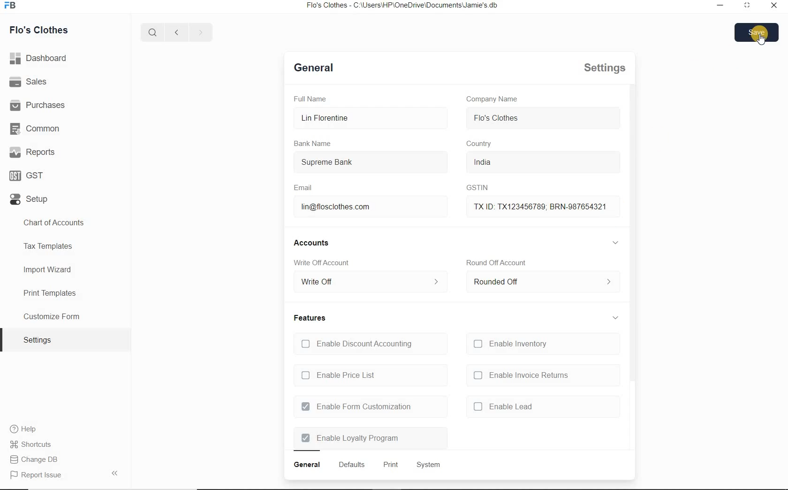  Describe the element at coordinates (310, 318) in the screenshot. I see `features` at that location.